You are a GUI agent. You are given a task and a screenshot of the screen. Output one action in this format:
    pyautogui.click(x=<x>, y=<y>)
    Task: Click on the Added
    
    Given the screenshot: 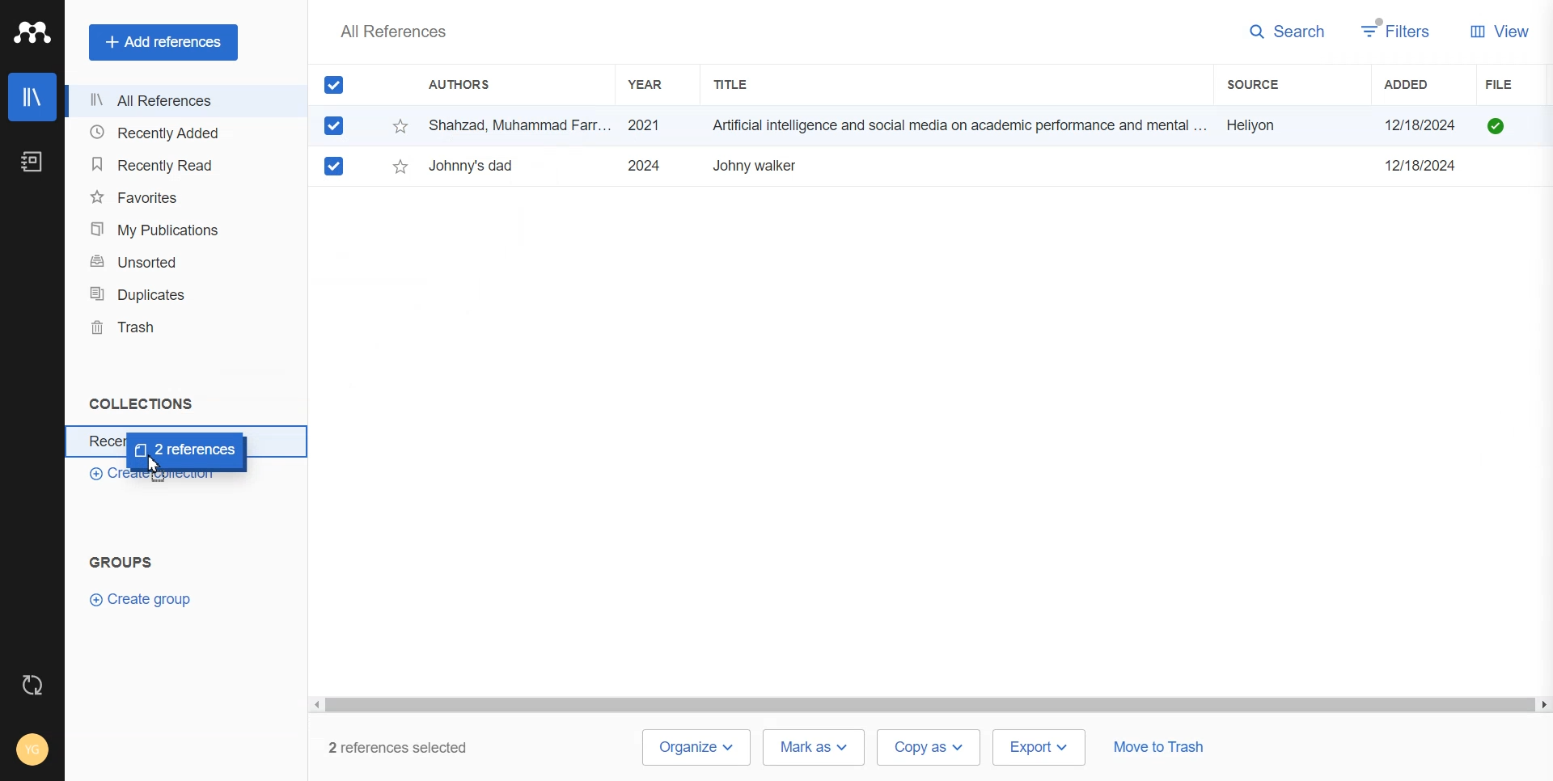 What is the action you would take?
    pyautogui.click(x=1423, y=84)
    